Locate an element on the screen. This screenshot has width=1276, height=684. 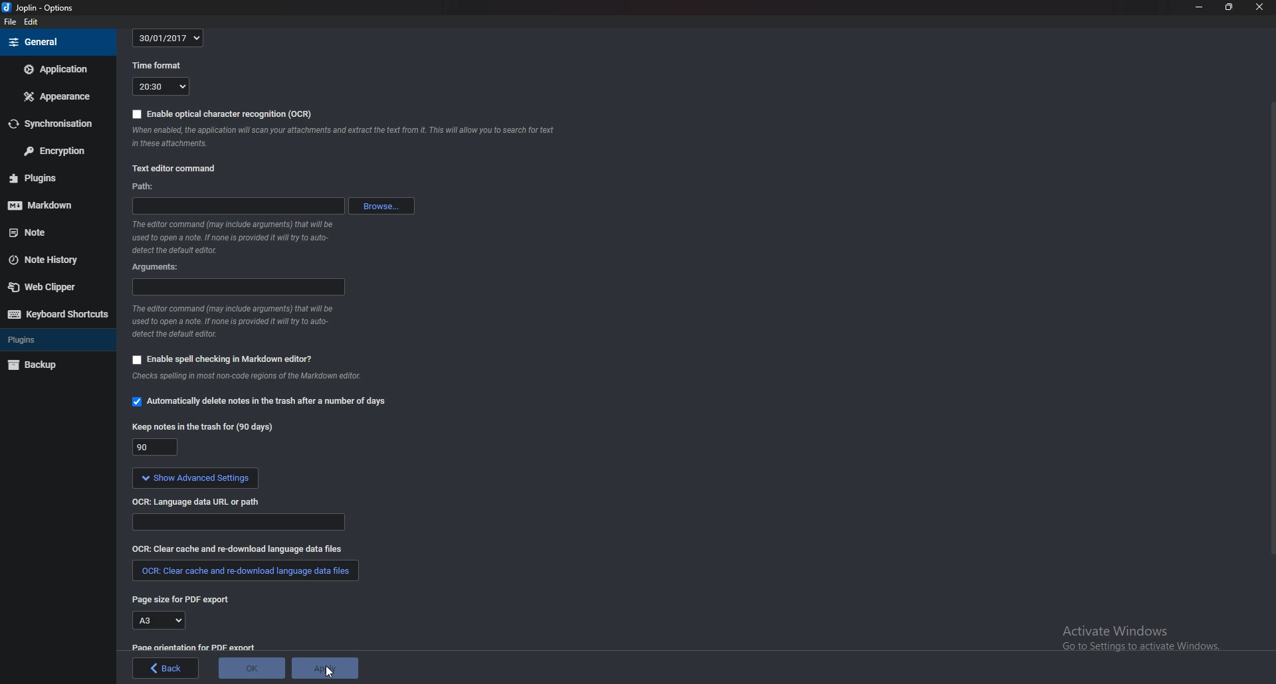
30/01/2017 is located at coordinates (167, 39).